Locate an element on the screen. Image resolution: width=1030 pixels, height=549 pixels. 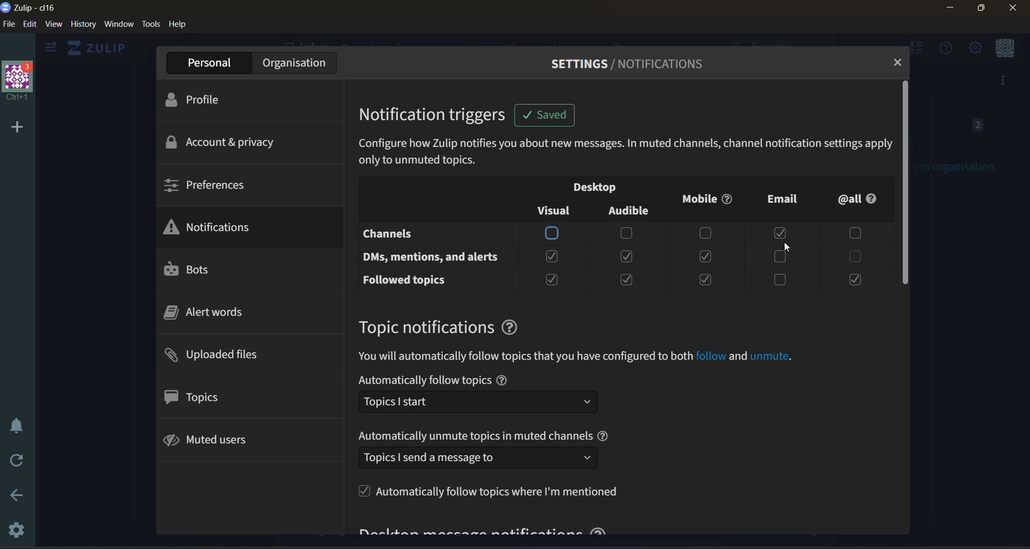
personal is located at coordinates (207, 63).